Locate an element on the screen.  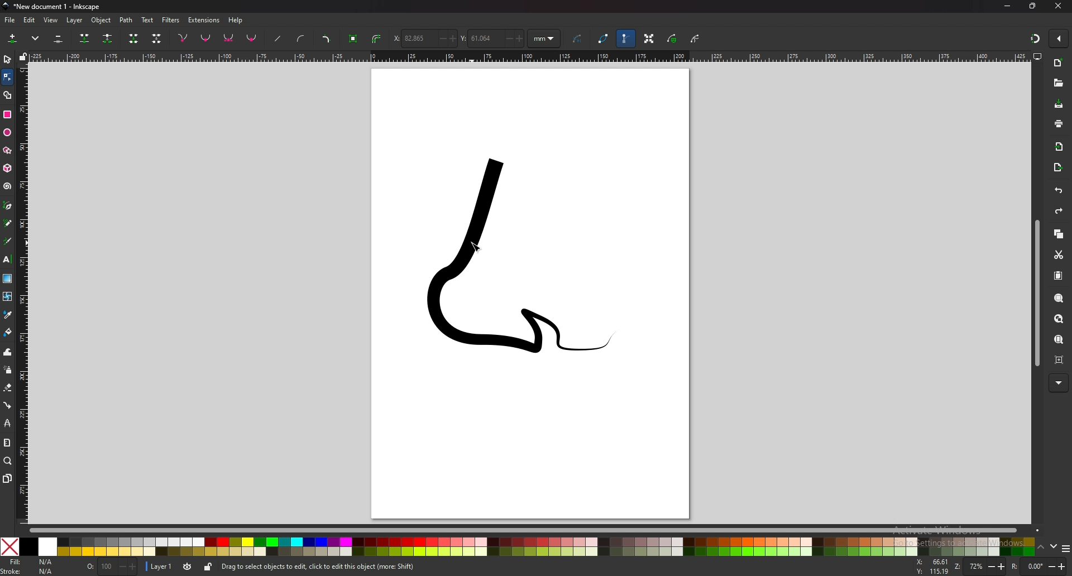
title is located at coordinates (61, 6).